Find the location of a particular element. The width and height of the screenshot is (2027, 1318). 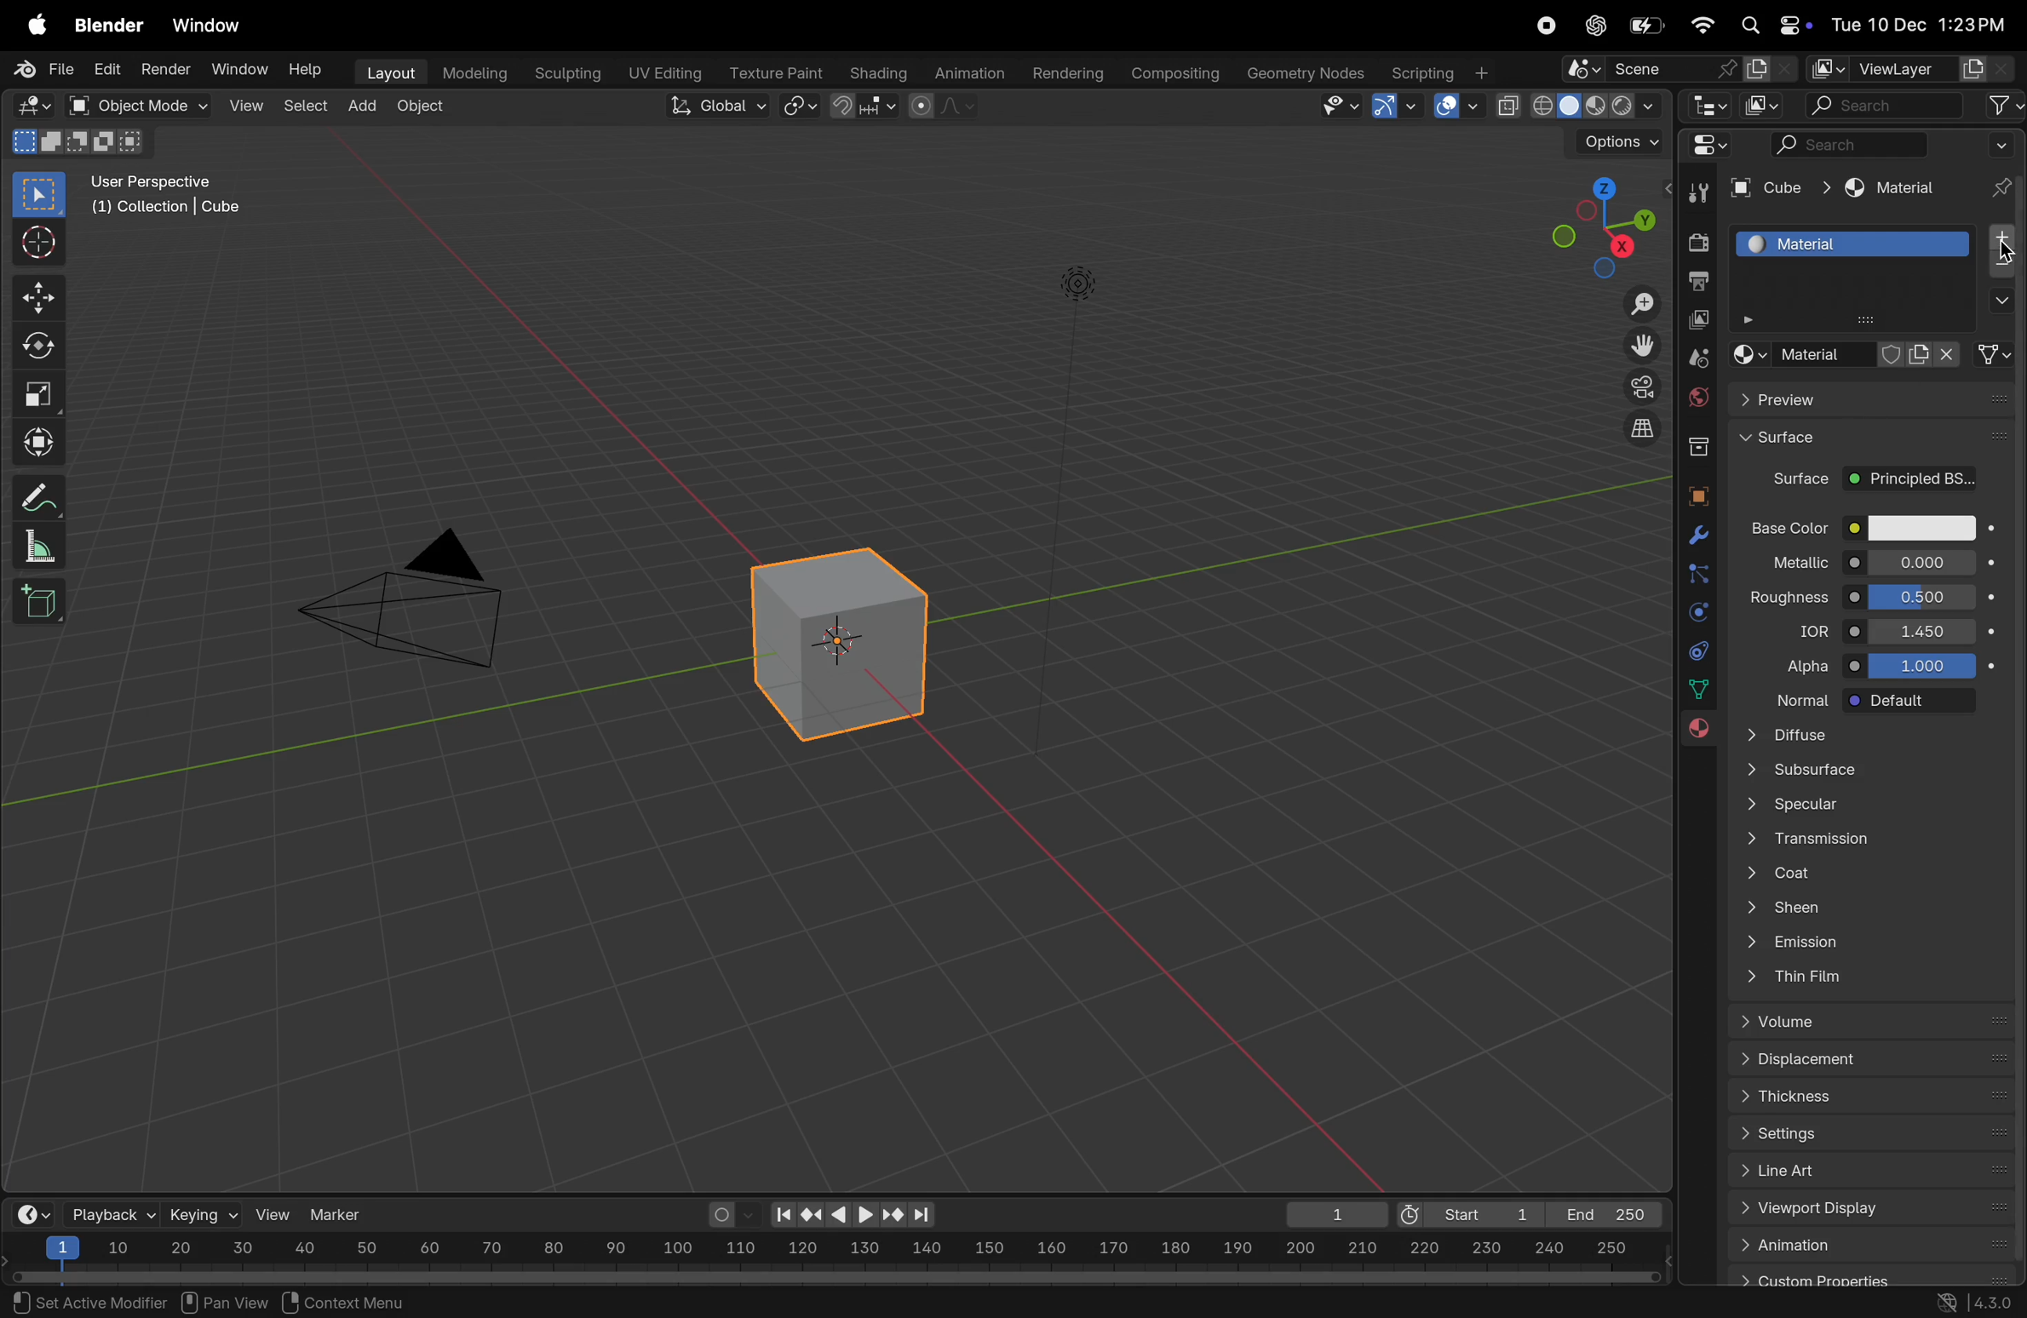

cune is located at coordinates (1777, 187).